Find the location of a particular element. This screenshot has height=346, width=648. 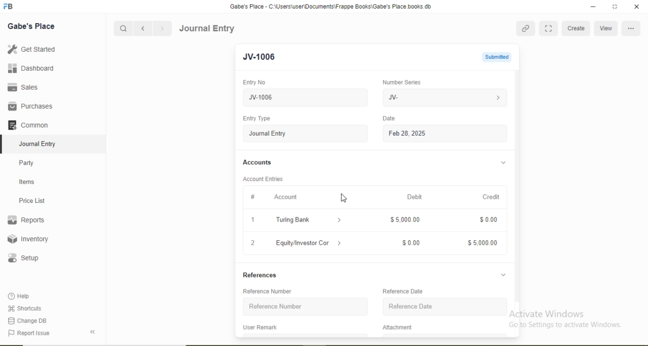

Dropdown is located at coordinates (504, 163).